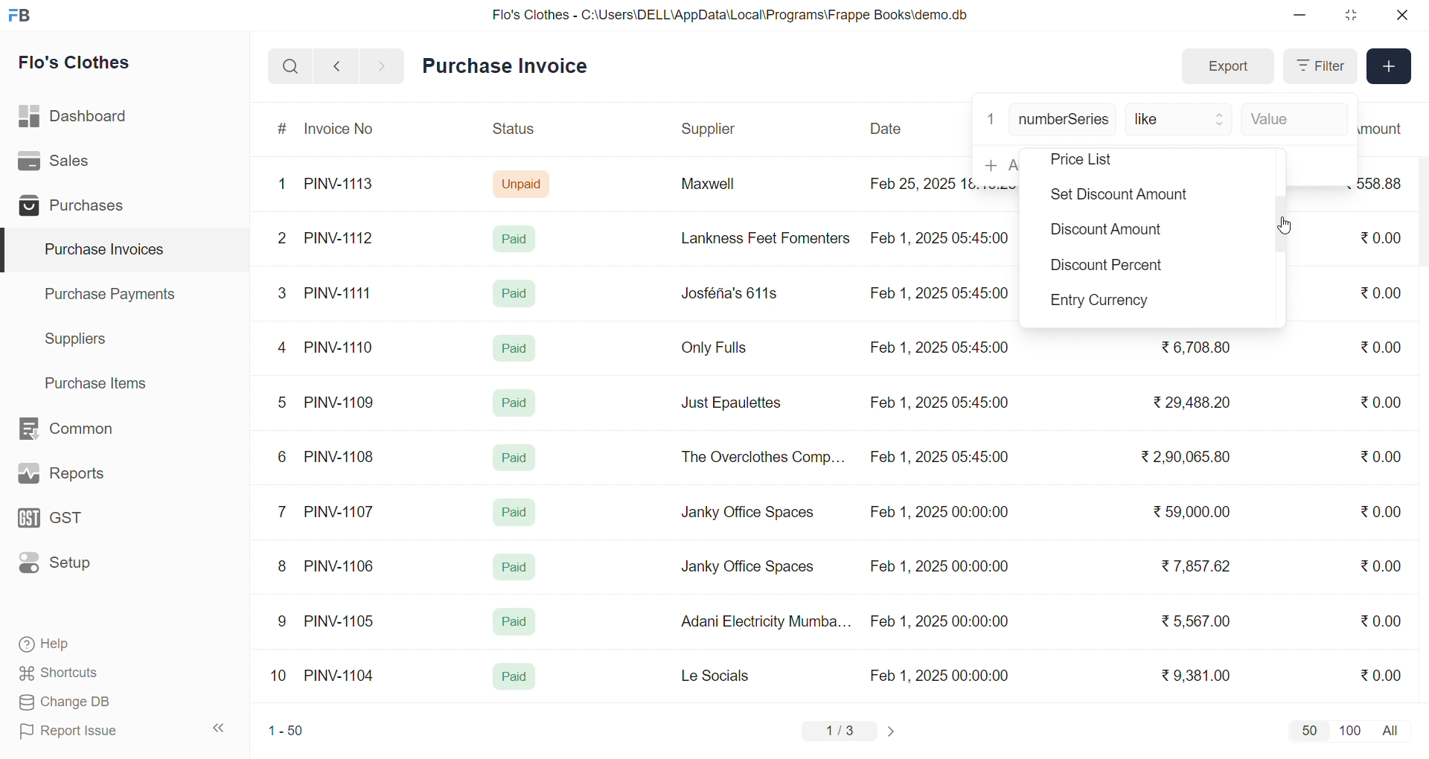  I want to click on PINV-1110, so click(340, 347).